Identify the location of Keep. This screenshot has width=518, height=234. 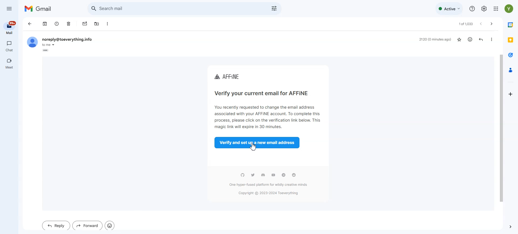
(510, 40).